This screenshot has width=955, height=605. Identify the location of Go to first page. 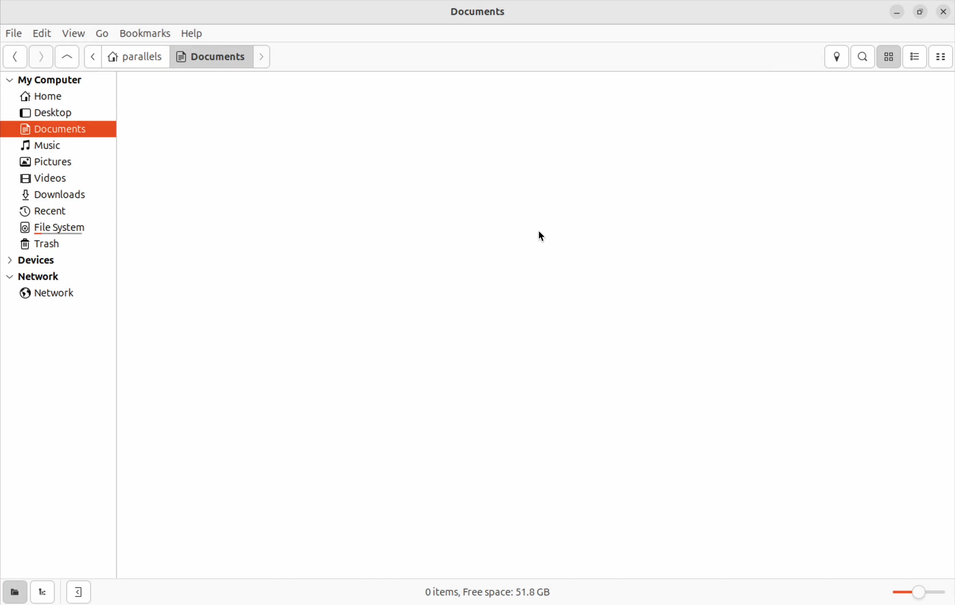
(67, 57).